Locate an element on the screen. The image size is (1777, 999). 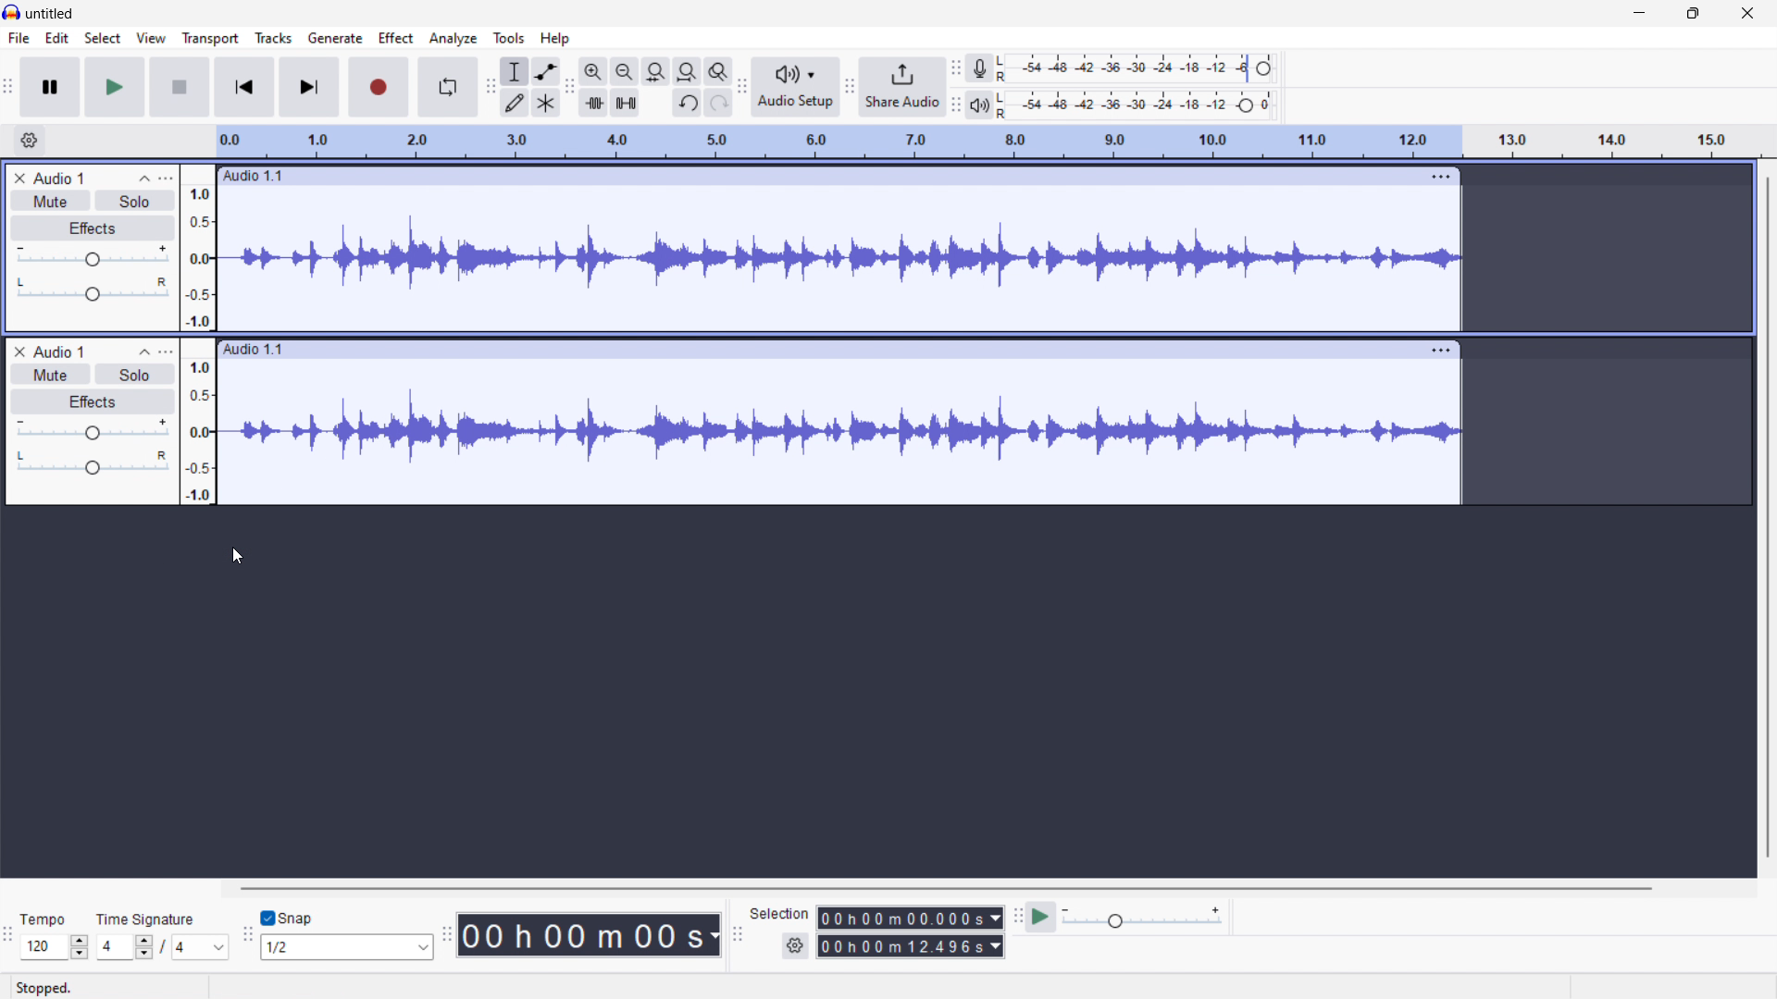
playback speed is located at coordinates (1141, 918).